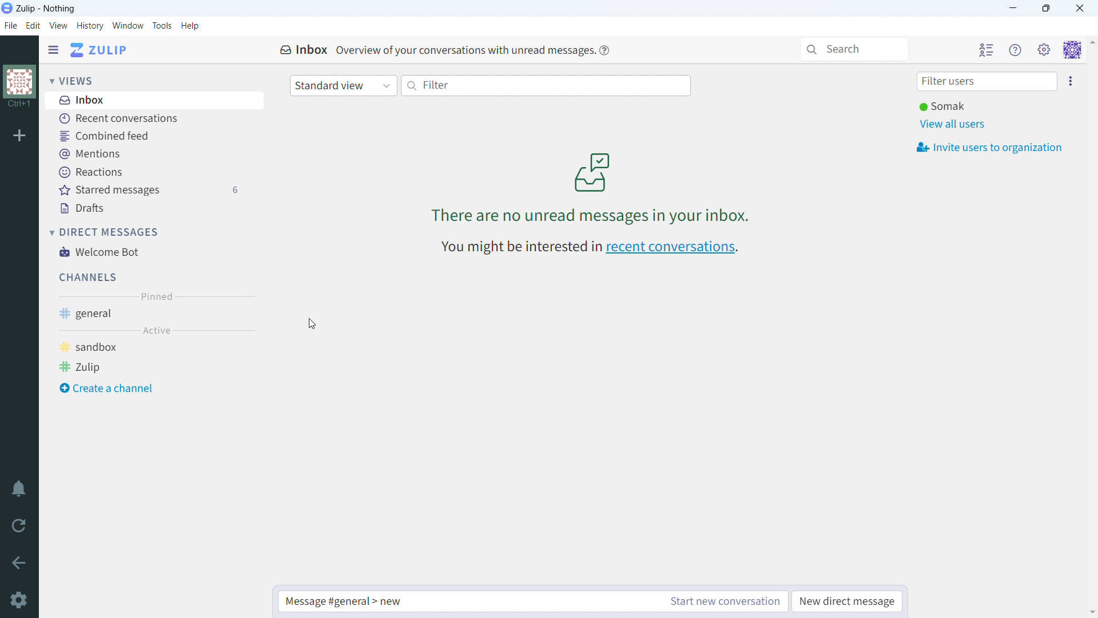 Image resolution: width=1098 pixels, height=618 pixels. What do you see at coordinates (519, 248) in the screenshot?
I see `You might be interested in` at bounding box center [519, 248].